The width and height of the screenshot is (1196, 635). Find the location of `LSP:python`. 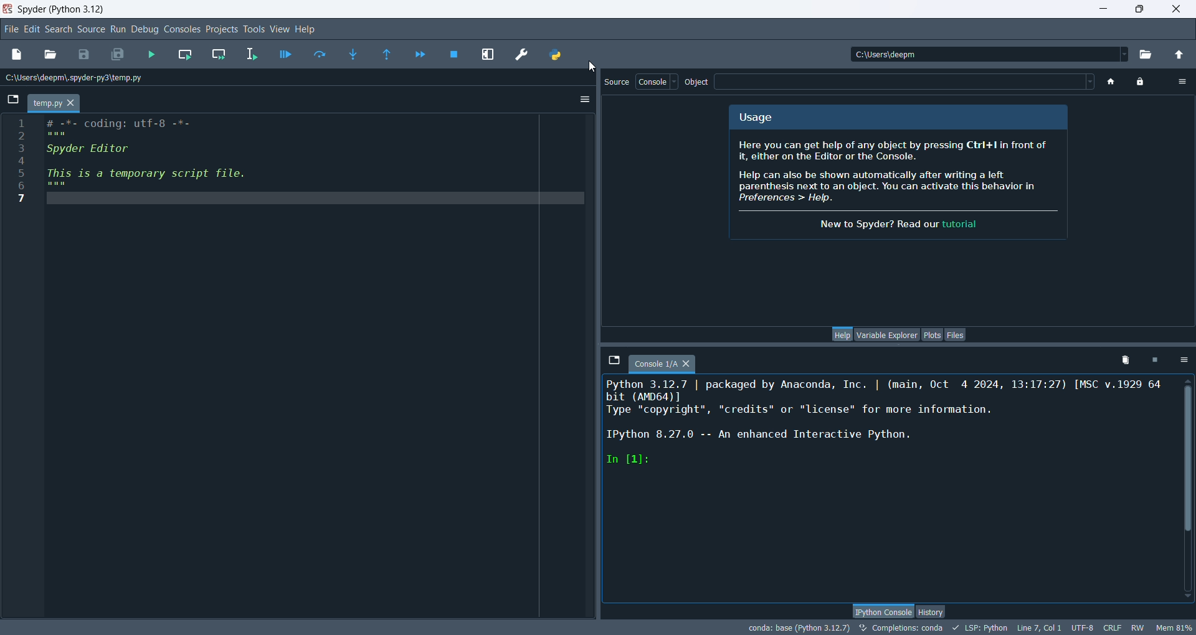

LSP:python is located at coordinates (980, 628).